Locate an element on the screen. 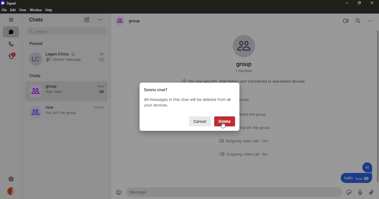 The height and width of the screenshot is (199, 379). delete chat? is located at coordinates (158, 90).